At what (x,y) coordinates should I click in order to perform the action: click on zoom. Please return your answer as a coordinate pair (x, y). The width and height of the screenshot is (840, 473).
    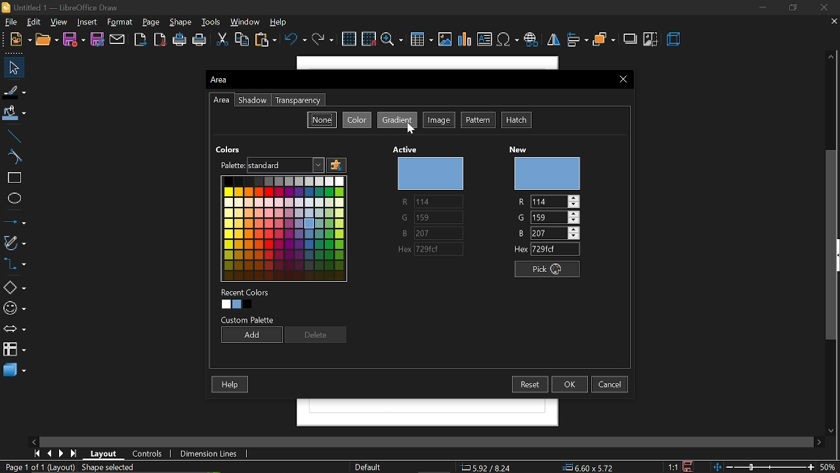
    Looking at the image, I should click on (392, 40).